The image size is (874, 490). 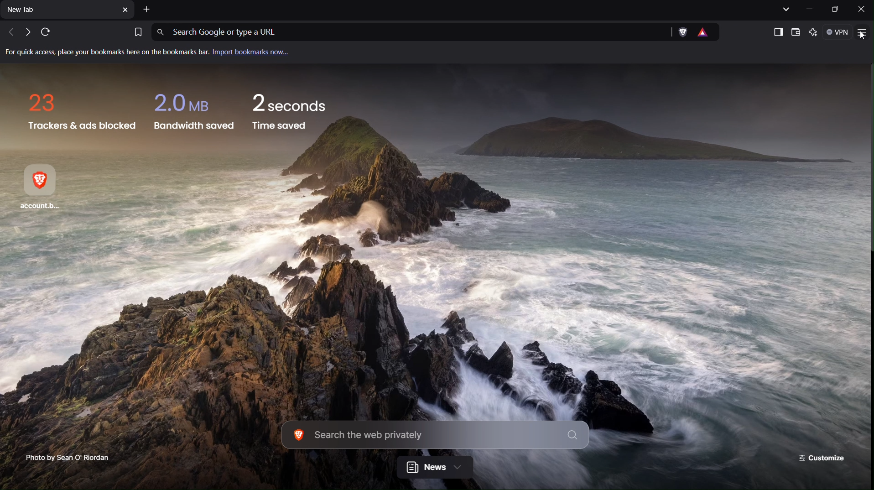 I want to click on Bandwidth saved, so click(x=192, y=111).